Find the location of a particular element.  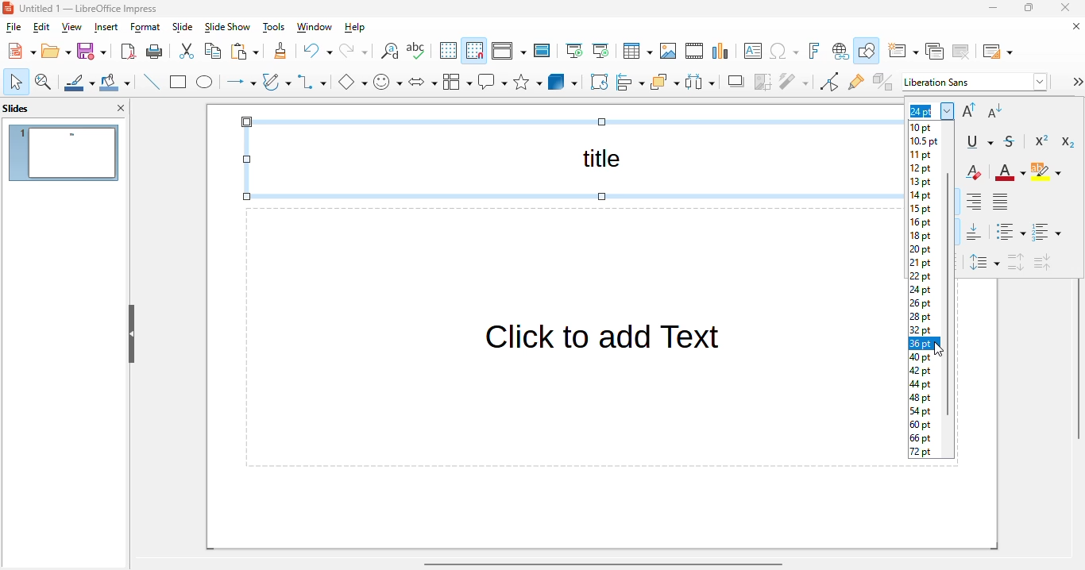

open is located at coordinates (56, 51).